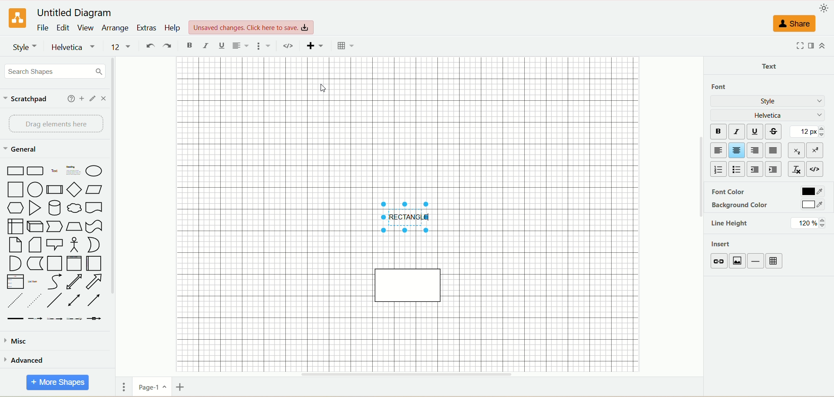  Describe the element at coordinates (738, 132) in the screenshot. I see `italics` at that location.